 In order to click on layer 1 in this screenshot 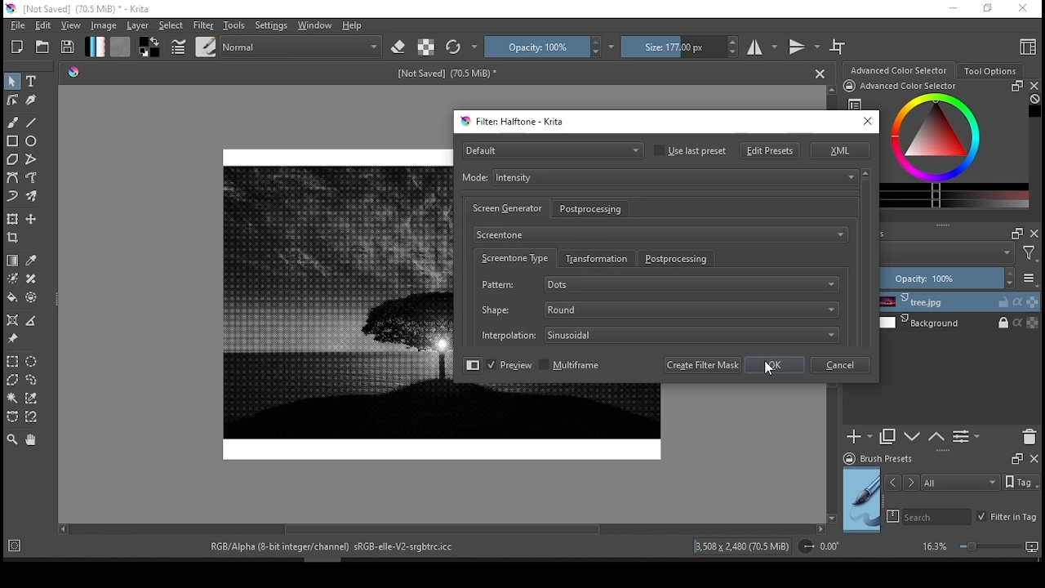, I will do `click(965, 301)`.